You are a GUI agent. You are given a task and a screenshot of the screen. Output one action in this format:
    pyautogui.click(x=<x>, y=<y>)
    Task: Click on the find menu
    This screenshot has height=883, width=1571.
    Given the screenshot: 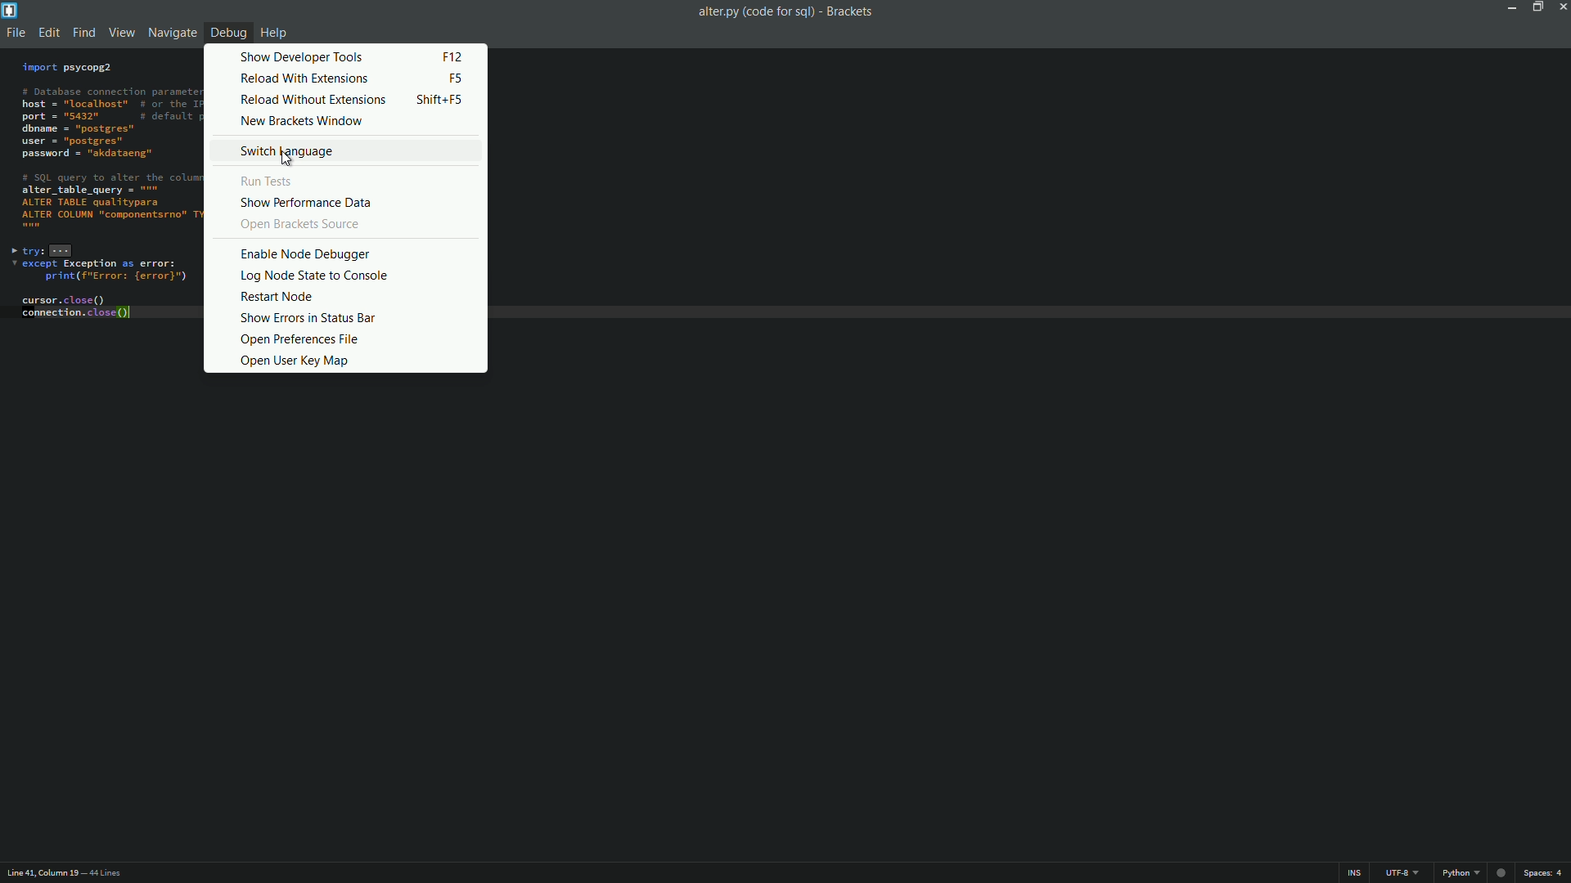 What is the action you would take?
    pyautogui.click(x=84, y=33)
    